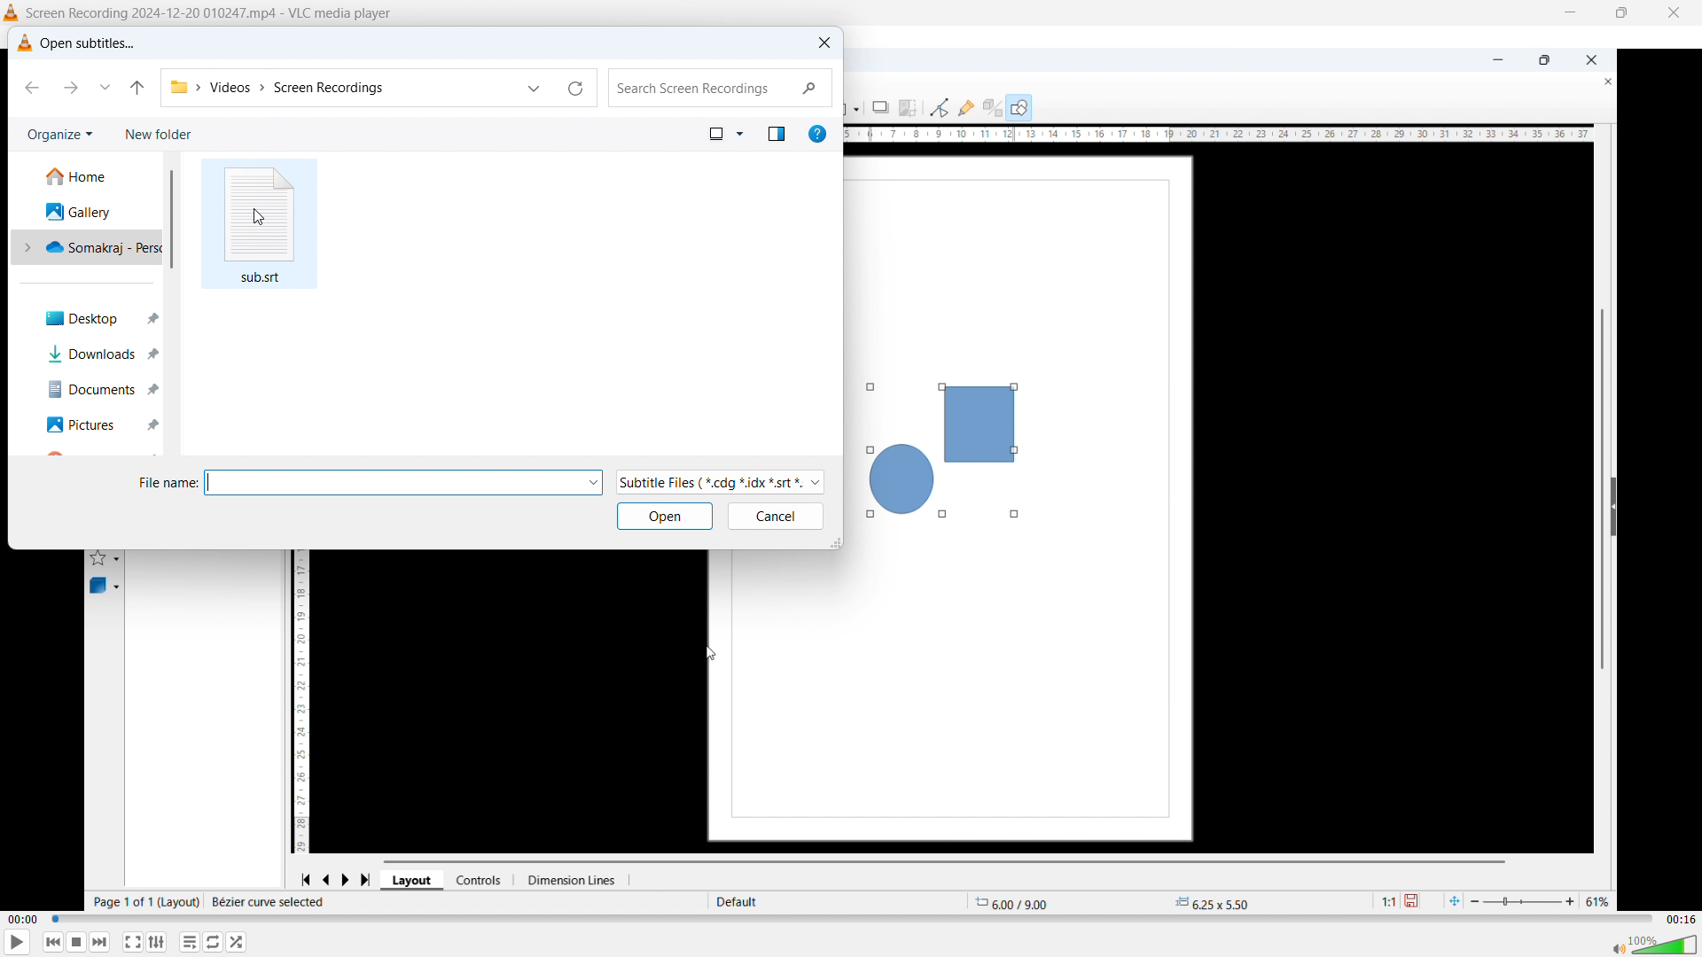 Image resolution: width=1702 pixels, height=957 pixels. I want to click on screen recording, so click(343, 88).